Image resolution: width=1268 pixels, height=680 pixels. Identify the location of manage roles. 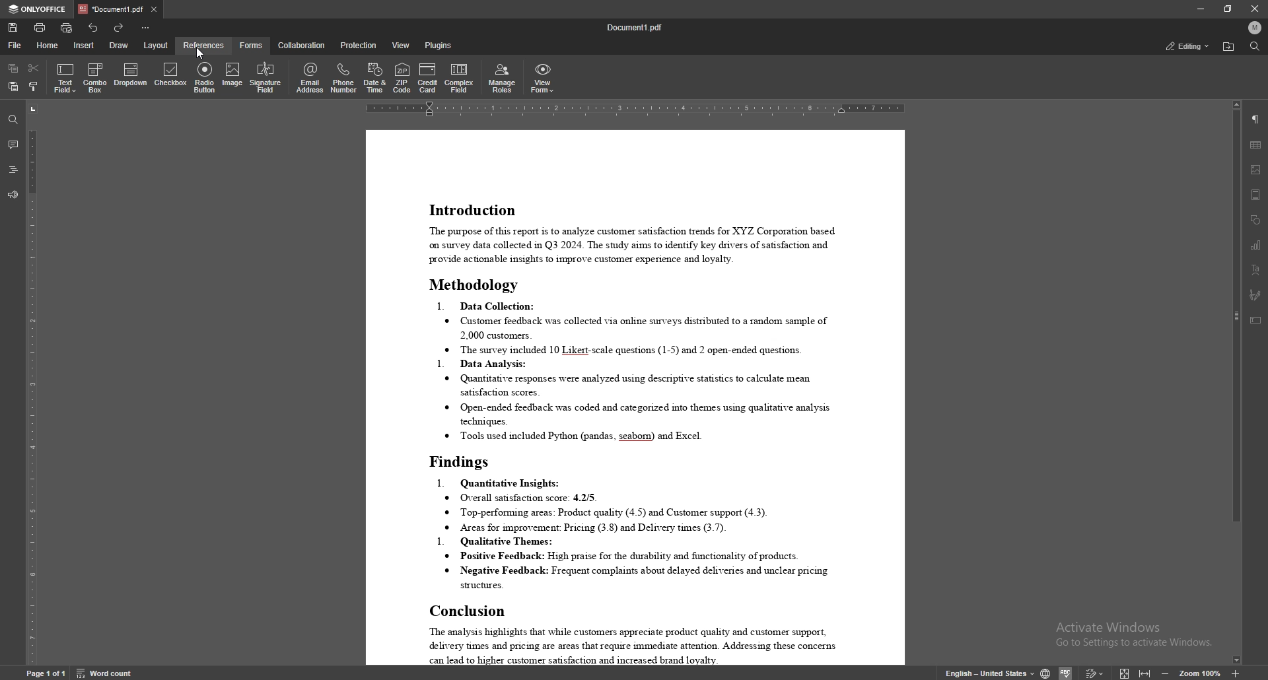
(503, 79).